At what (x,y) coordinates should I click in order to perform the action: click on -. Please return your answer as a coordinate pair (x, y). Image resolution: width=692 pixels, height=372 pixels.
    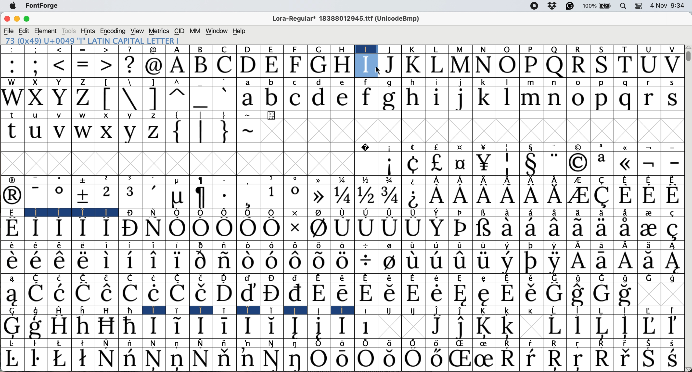
    Looking at the image, I should click on (36, 196).